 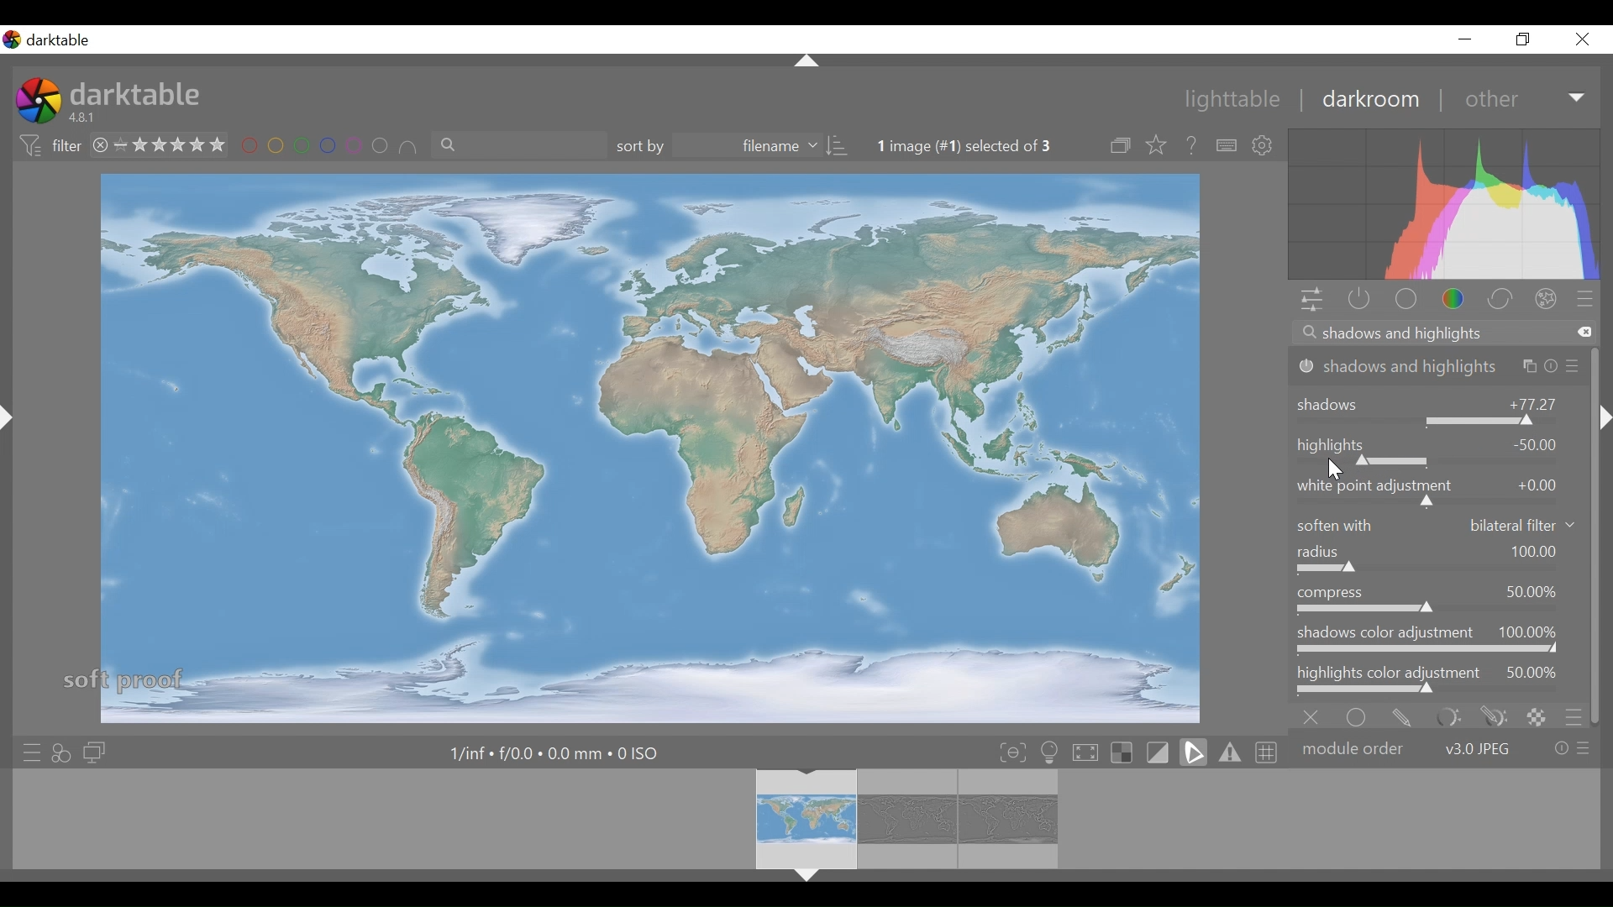 What do you see at coordinates (1012, 752) in the screenshot?
I see `toggle focus-peaking mode` at bounding box center [1012, 752].